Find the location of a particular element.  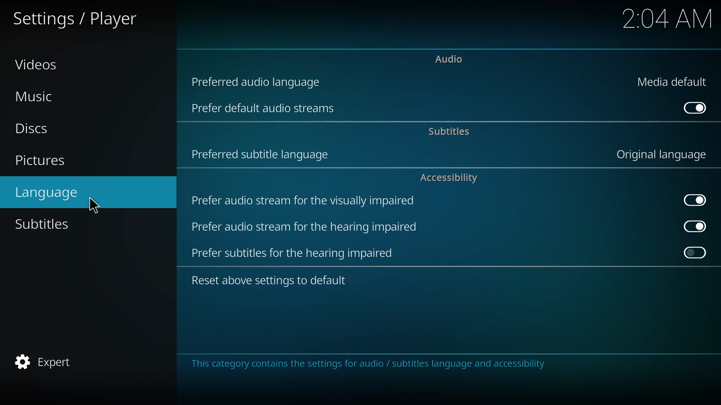

preferred audio language is located at coordinates (257, 81).